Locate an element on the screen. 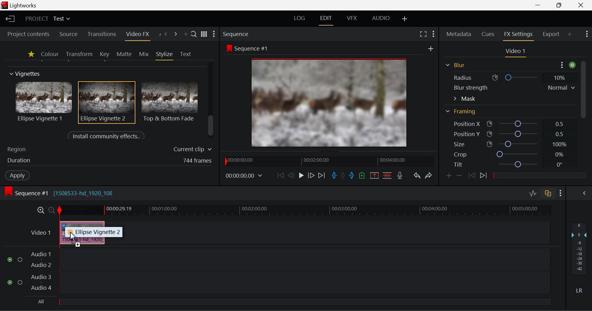 This screenshot has height=311, width=592. Frame Time is located at coordinates (244, 175).